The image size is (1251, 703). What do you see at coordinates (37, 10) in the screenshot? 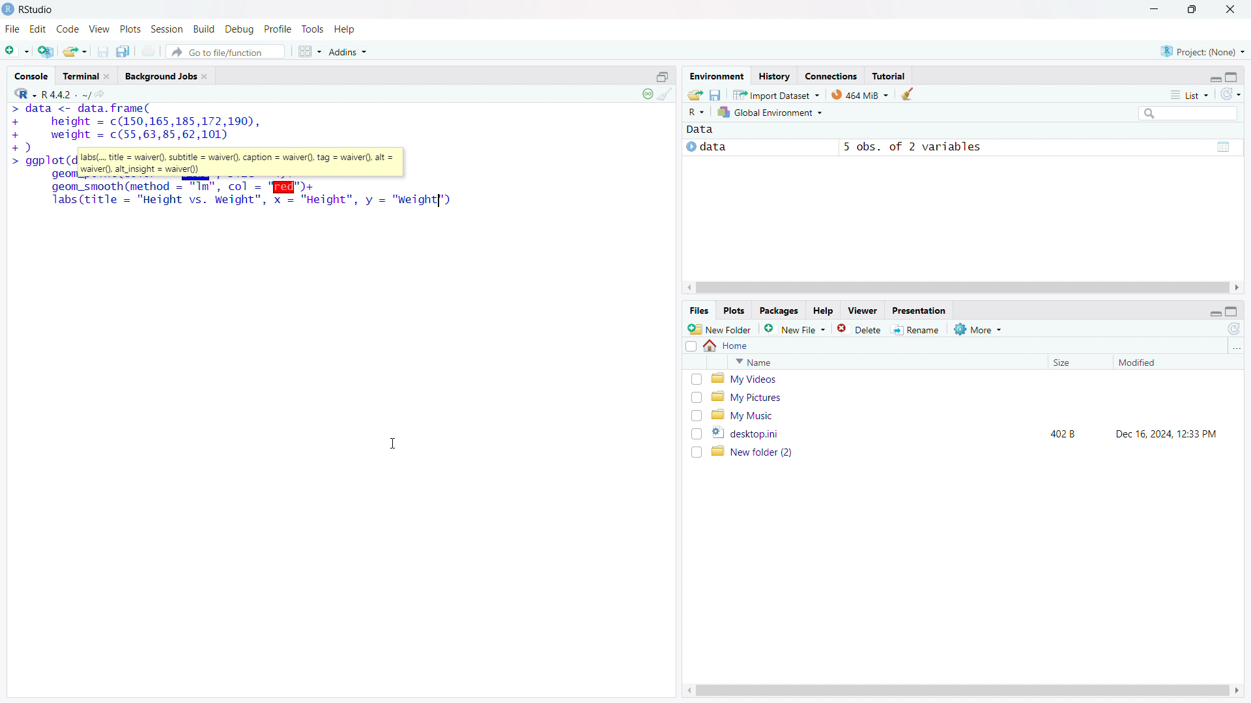
I see `rstudio` at bounding box center [37, 10].